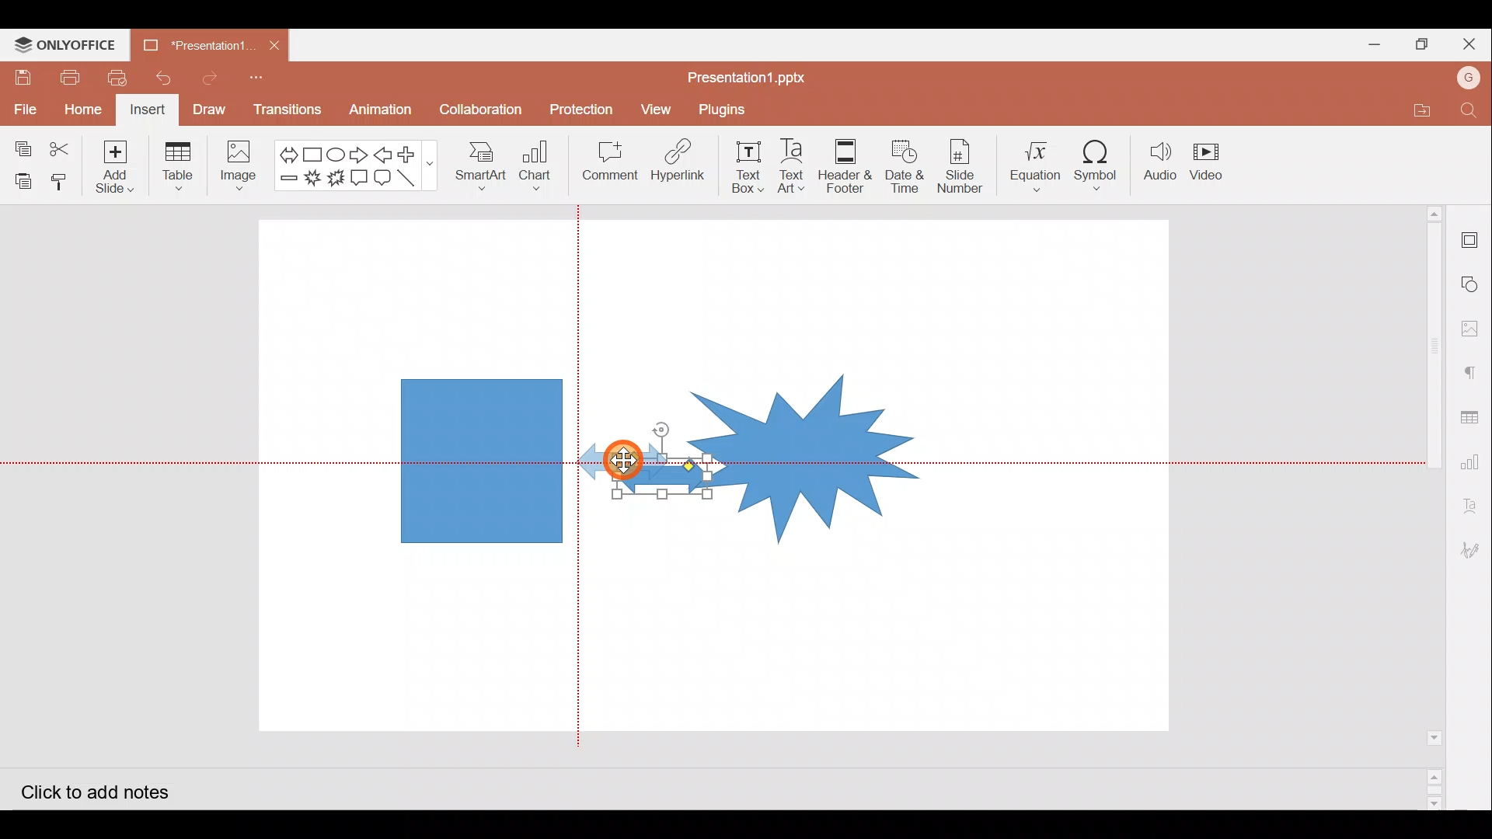 This screenshot has width=1492, height=839. Describe the element at coordinates (385, 176) in the screenshot. I see `Rounded Rectangular callout` at that location.